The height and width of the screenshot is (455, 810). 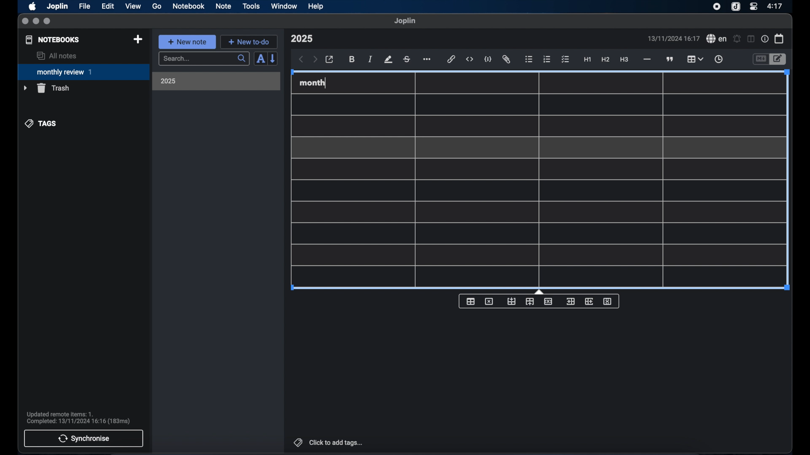 What do you see at coordinates (570, 302) in the screenshot?
I see `insert column before` at bounding box center [570, 302].